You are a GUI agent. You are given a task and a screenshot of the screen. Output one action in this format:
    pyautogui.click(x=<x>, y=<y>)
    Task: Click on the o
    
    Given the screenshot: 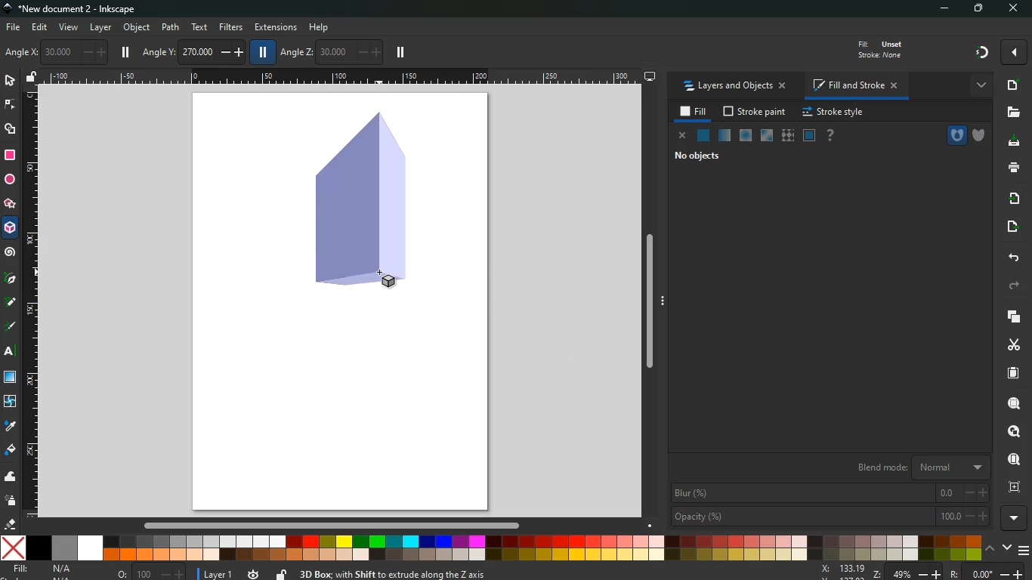 What is the action you would take?
    pyautogui.click(x=148, y=572)
    